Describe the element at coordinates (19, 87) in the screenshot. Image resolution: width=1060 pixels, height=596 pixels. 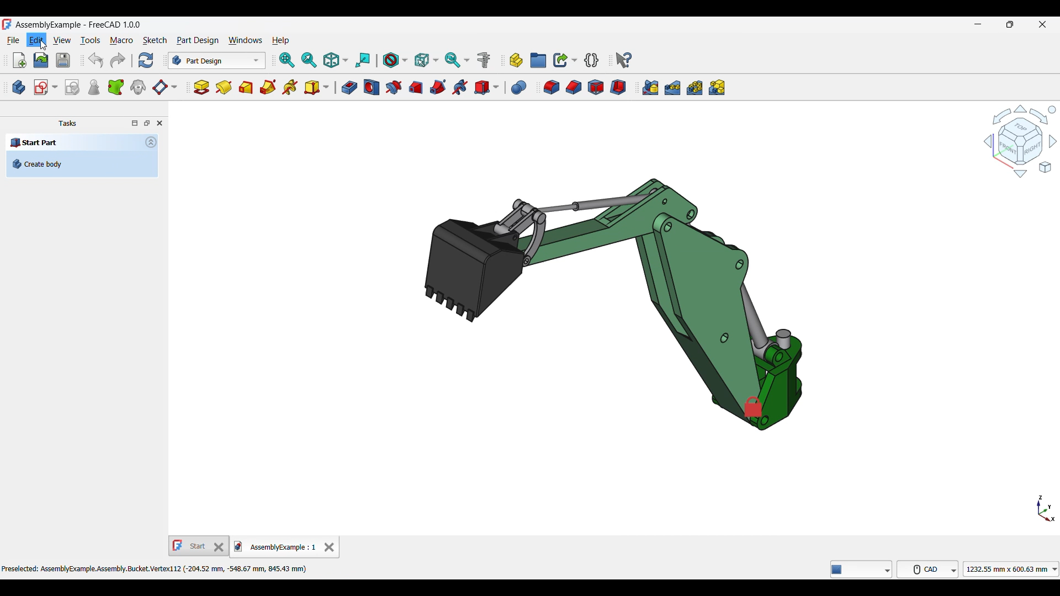
I see `Create body` at that location.